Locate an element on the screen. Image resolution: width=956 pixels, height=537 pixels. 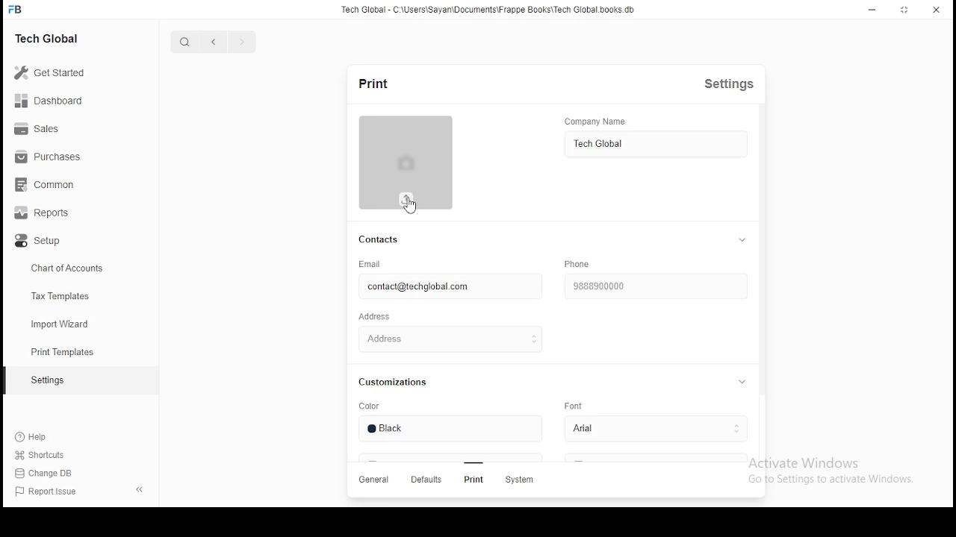
EMAIL INPUT BOX is located at coordinates (445, 286).